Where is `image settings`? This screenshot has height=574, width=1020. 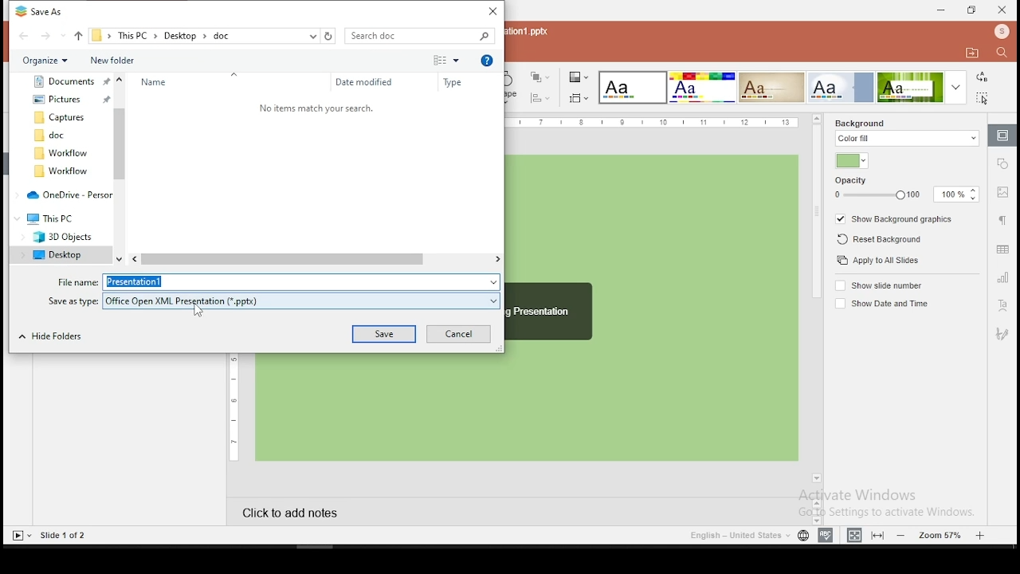
image settings is located at coordinates (1002, 194).